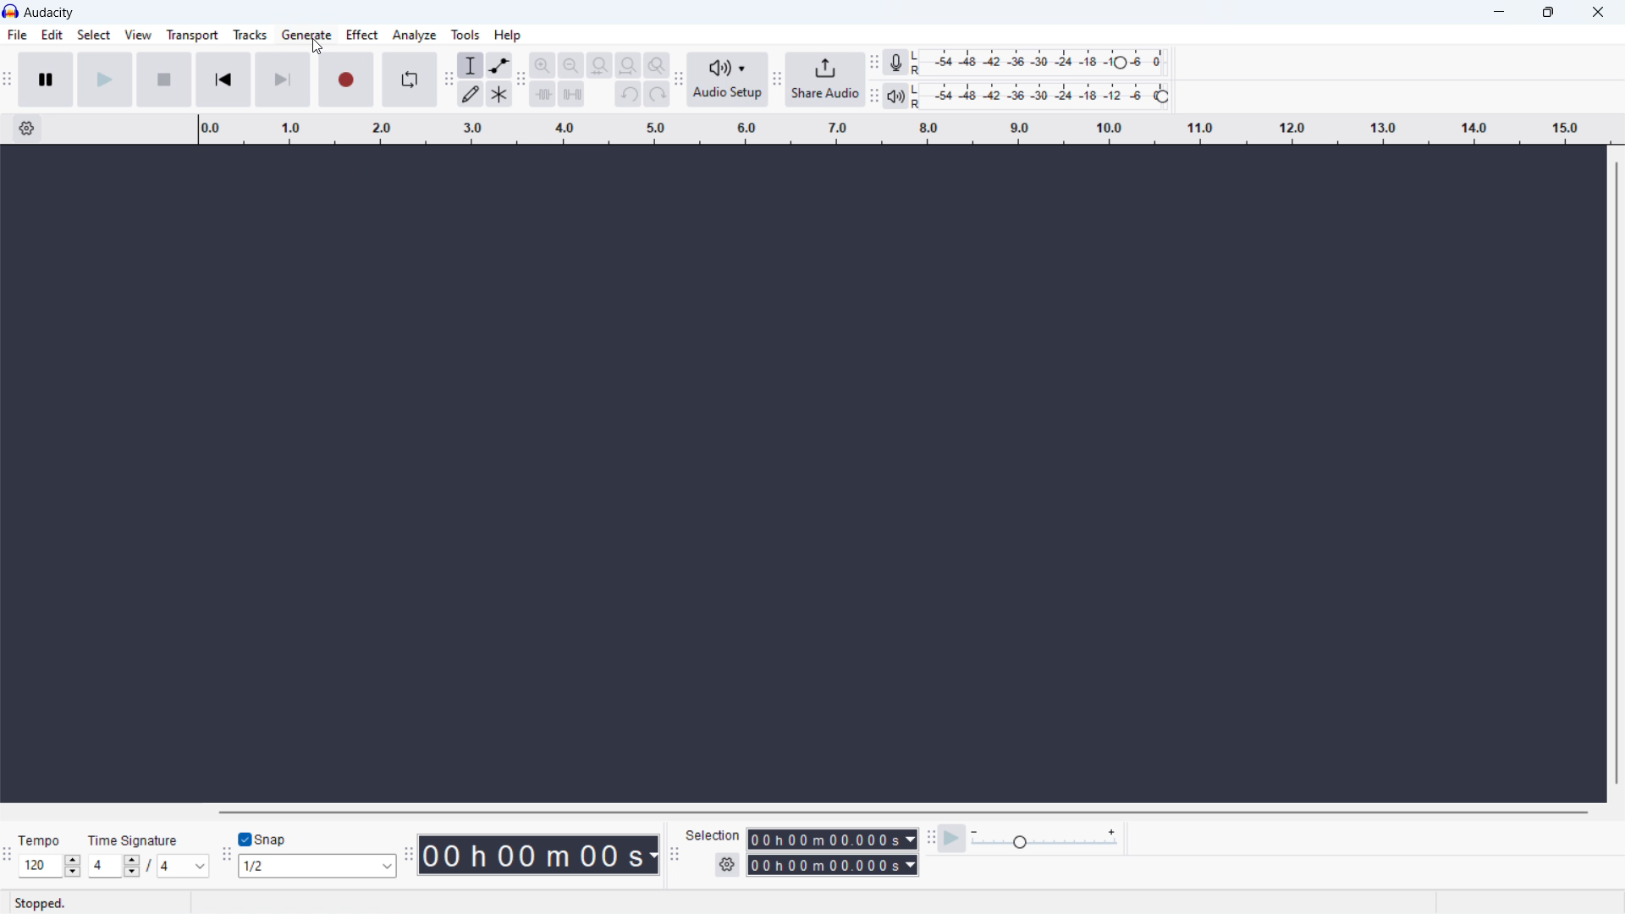 The image size is (1625, 914). Describe the element at coordinates (318, 47) in the screenshot. I see `cursor` at that location.